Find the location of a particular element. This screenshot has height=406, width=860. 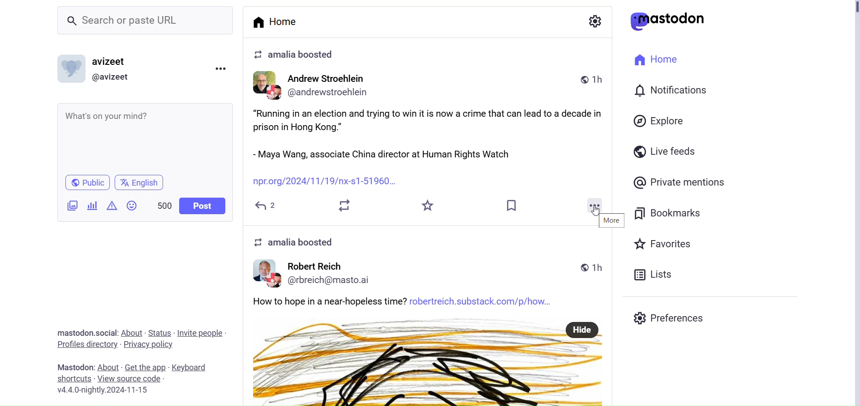

@ User Name is located at coordinates (112, 77).